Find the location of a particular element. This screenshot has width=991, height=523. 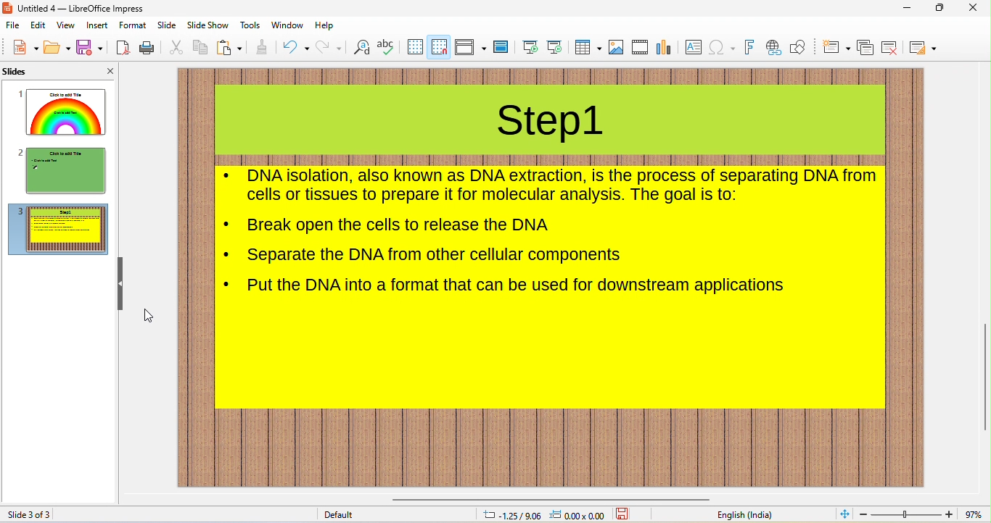

slides is located at coordinates (33, 72).